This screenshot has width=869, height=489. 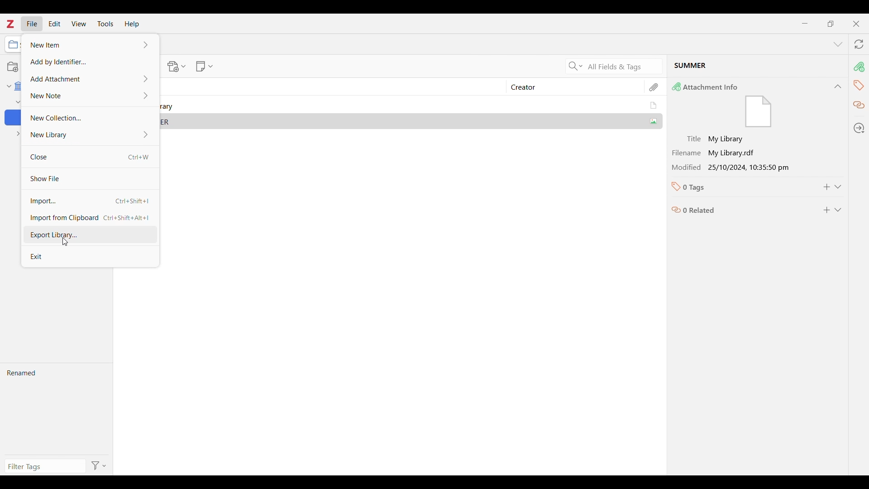 I want to click on Add, so click(x=827, y=187).